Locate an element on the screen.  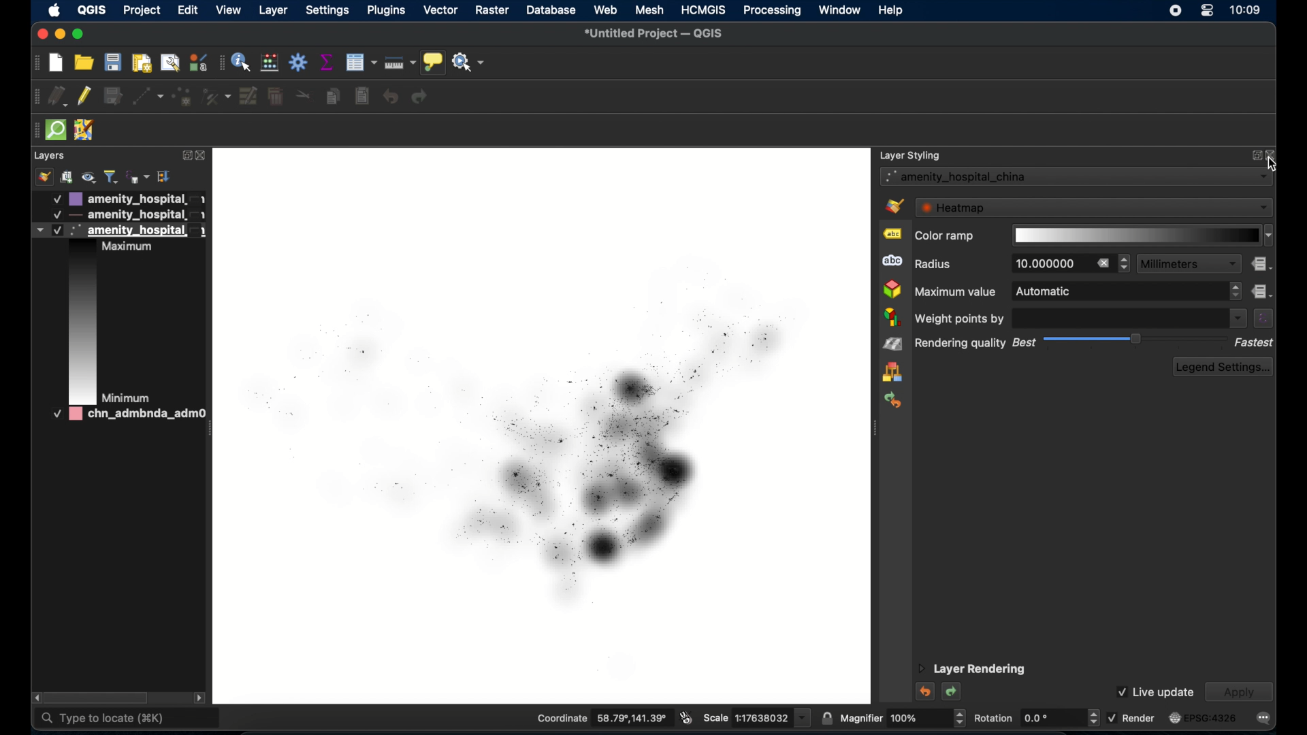
web is located at coordinates (607, 10).